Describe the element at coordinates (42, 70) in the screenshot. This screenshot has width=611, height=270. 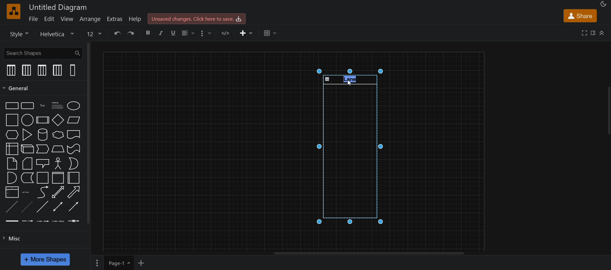
I see `vertical pool 1` at that location.